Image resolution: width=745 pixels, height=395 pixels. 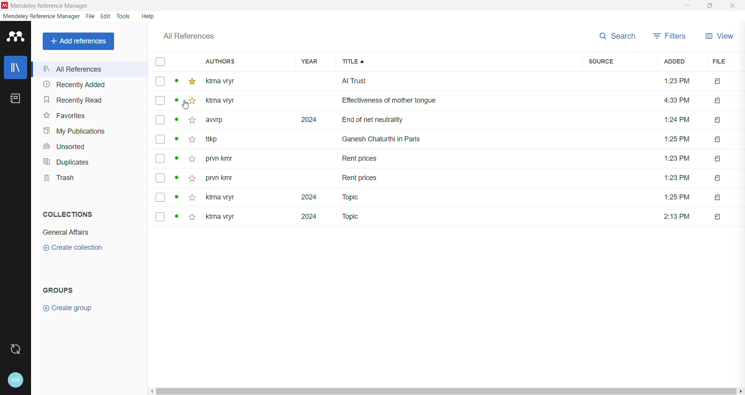 I want to click on File, so click(x=724, y=62).